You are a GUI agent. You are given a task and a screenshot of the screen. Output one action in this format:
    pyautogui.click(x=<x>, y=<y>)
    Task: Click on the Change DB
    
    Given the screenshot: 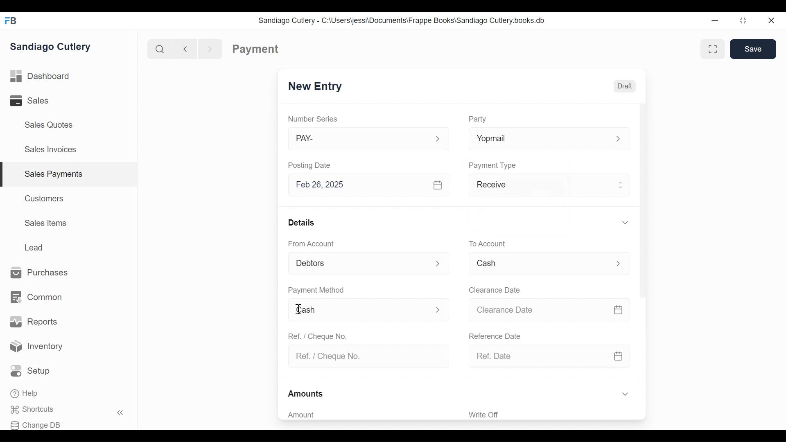 What is the action you would take?
    pyautogui.click(x=38, y=424)
    